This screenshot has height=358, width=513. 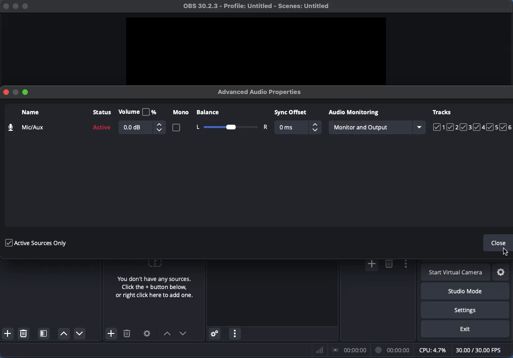 What do you see at coordinates (235, 334) in the screenshot?
I see `Audio mixer menu` at bounding box center [235, 334].